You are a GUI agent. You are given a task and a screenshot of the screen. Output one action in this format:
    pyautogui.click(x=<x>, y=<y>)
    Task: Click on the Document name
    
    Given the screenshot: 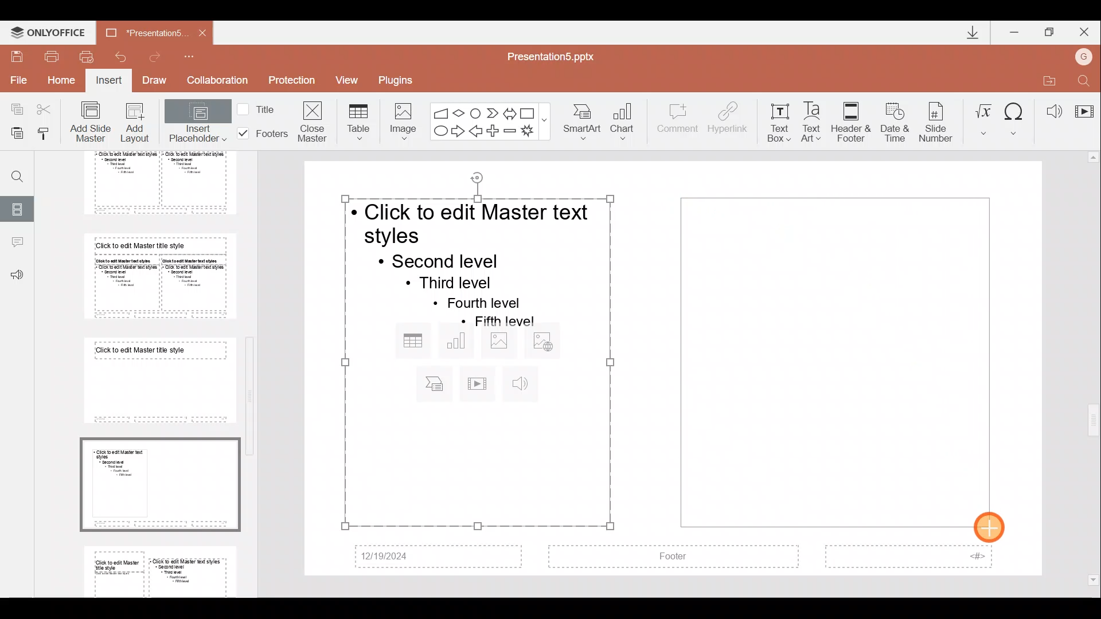 What is the action you would take?
    pyautogui.click(x=137, y=32)
    